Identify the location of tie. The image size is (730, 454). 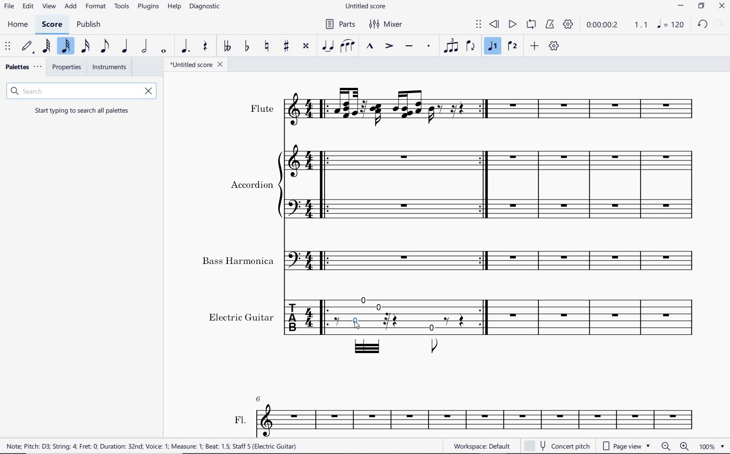
(328, 45).